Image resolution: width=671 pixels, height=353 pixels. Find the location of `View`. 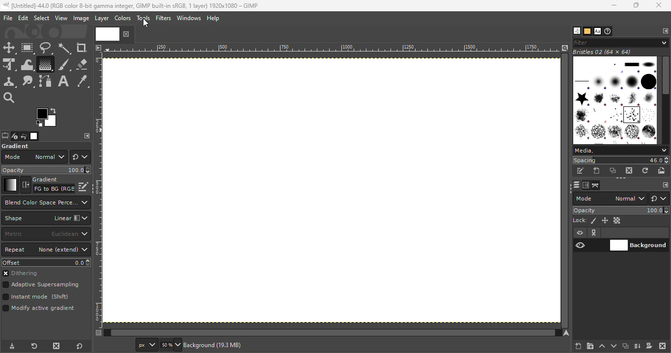

View is located at coordinates (61, 18).